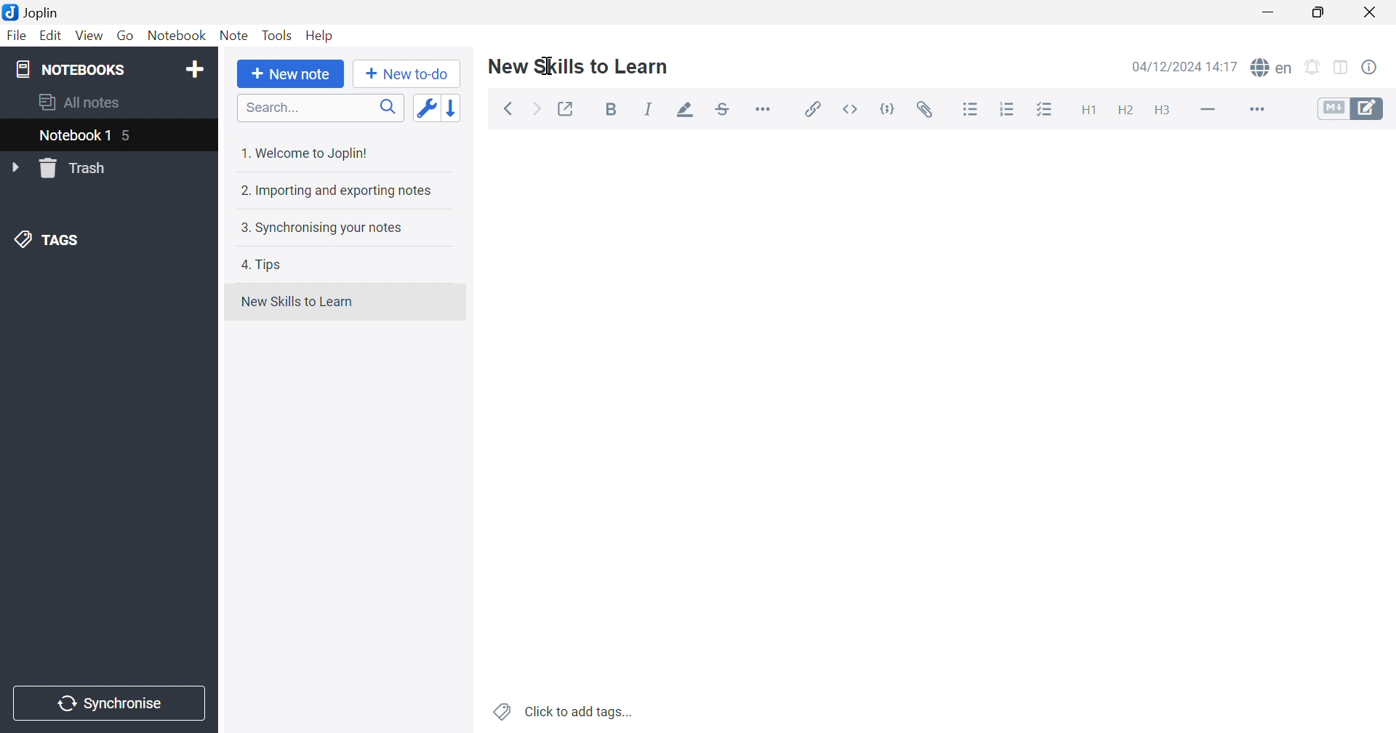 Image resolution: width=1396 pixels, height=733 pixels. Describe the element at coordinates (112, 704) in the screenshot. I see `Synchronize` at that location.